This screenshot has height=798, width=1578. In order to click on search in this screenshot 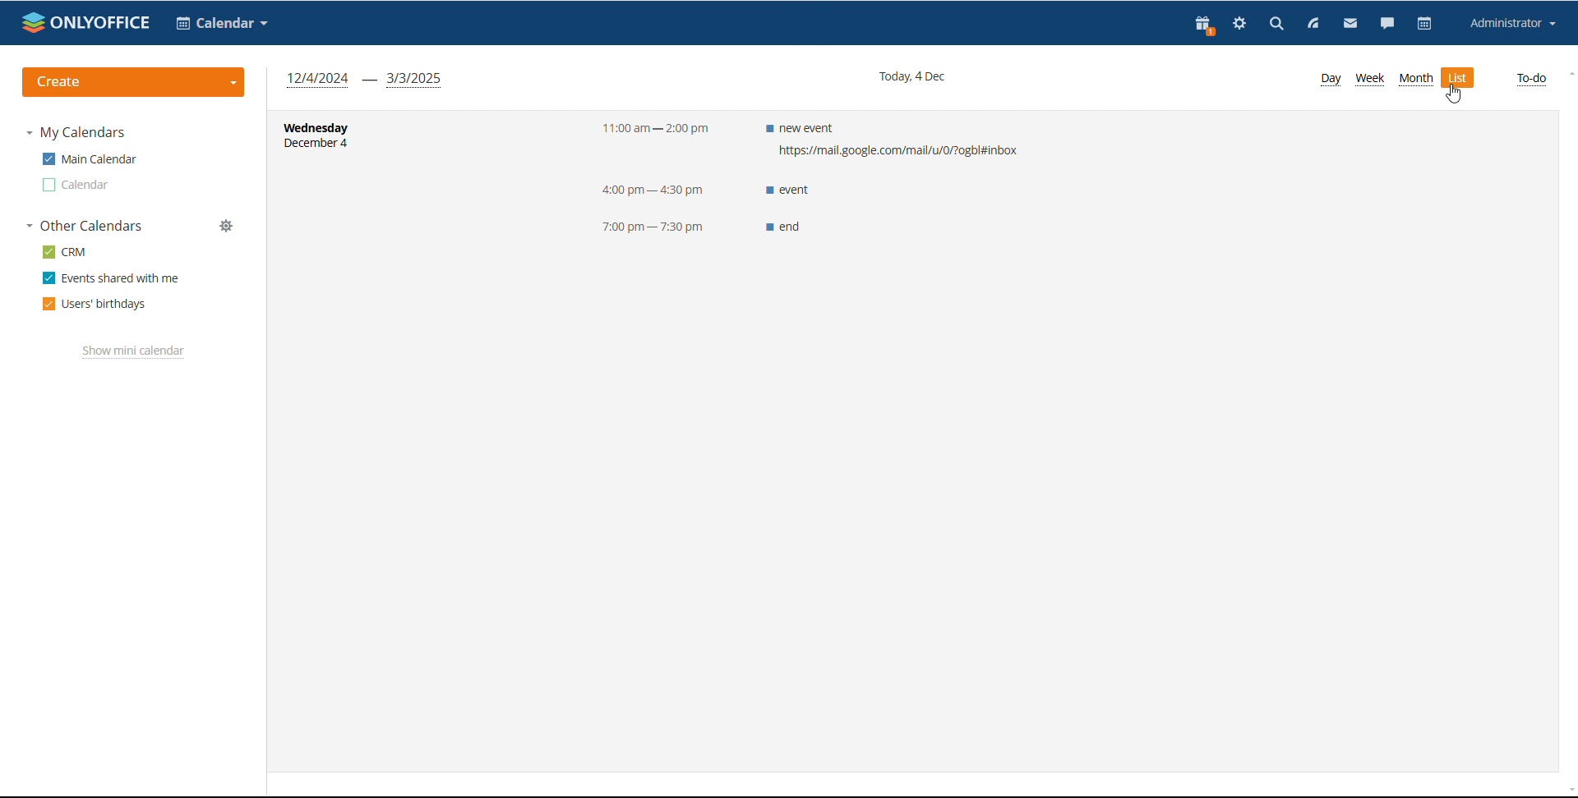, I will do `click(1272, 23)`.